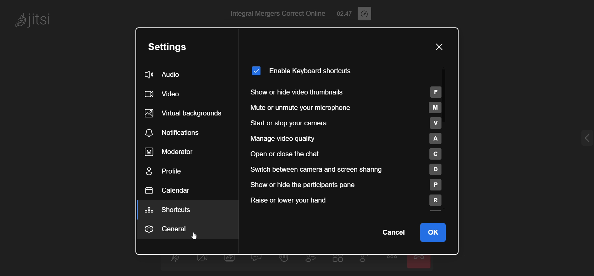 The image size is (594, 276). Describe the element at coordinates (345, 169) in the screenshot. I see `switch between camera and screen sharing` at that location.